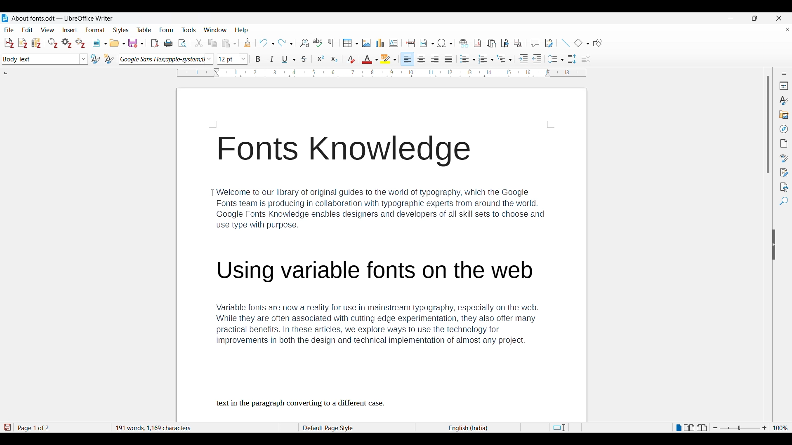  Describe the element at coordinates (784, 129) in the screenshot. I see `Navigator` at that location.